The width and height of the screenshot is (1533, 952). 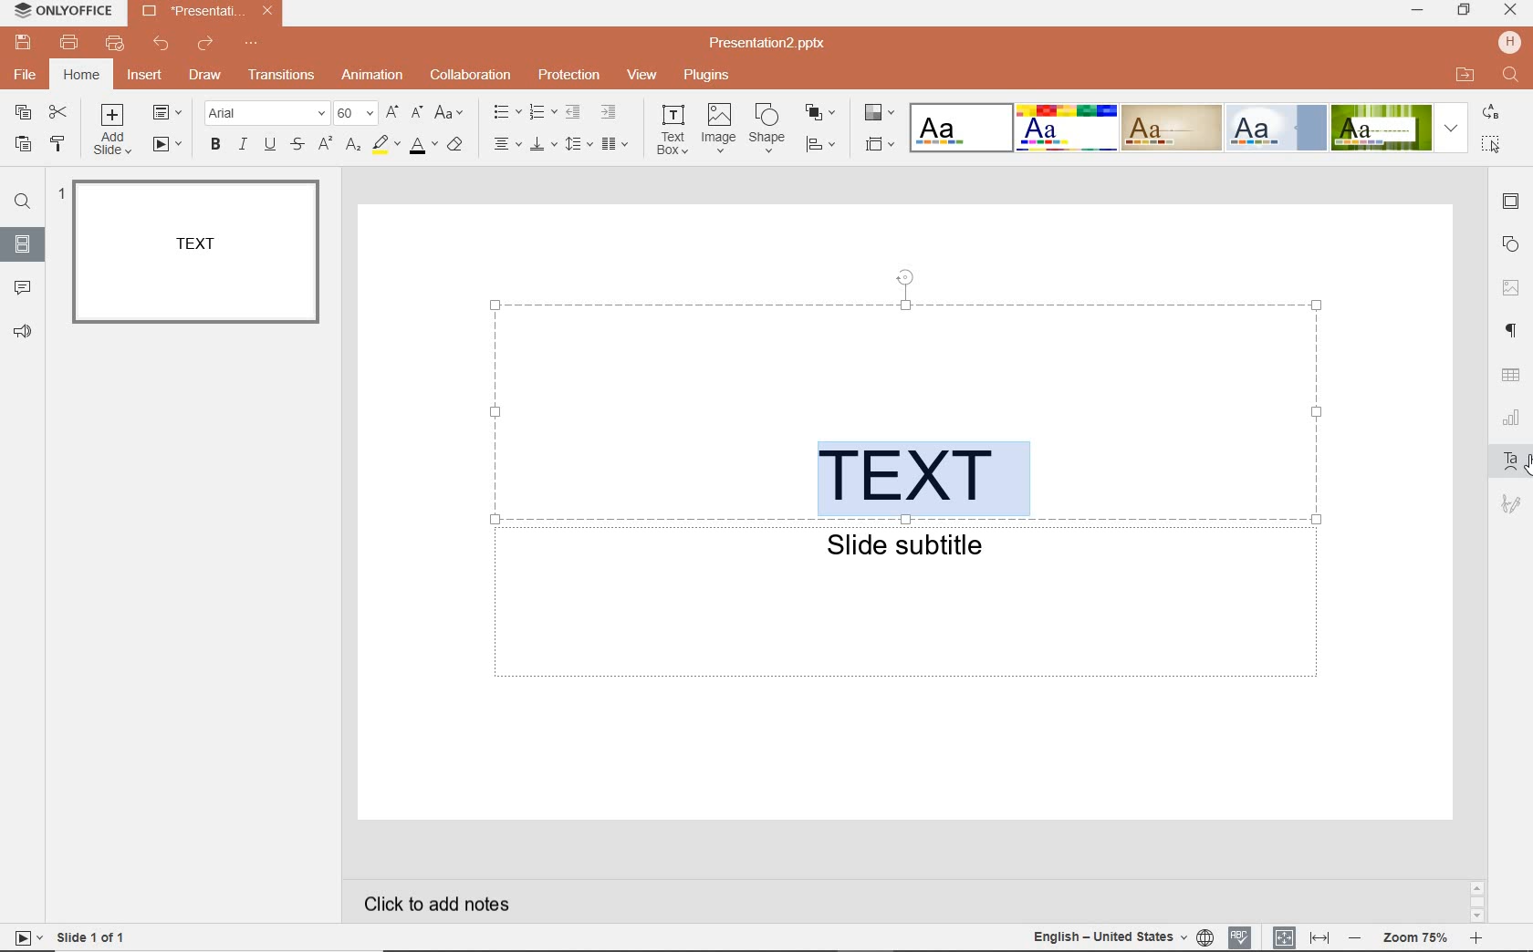 What do you see at coordinates (907, 608) in the screenshot?
I see `TEXT FIELD` at bounding box center [907, 608].